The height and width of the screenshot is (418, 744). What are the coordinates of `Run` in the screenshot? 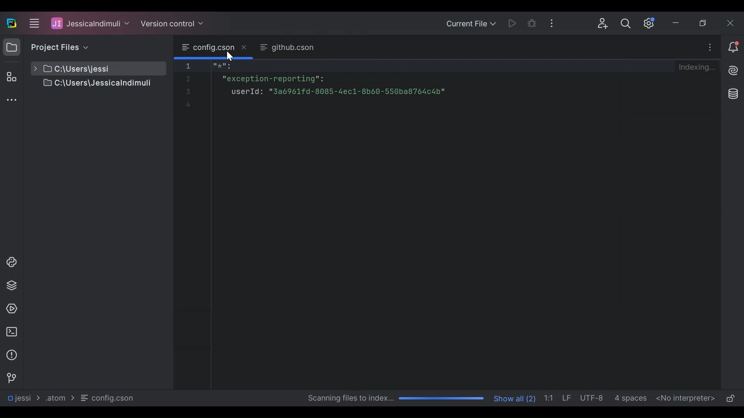 It's located at (510, 23).